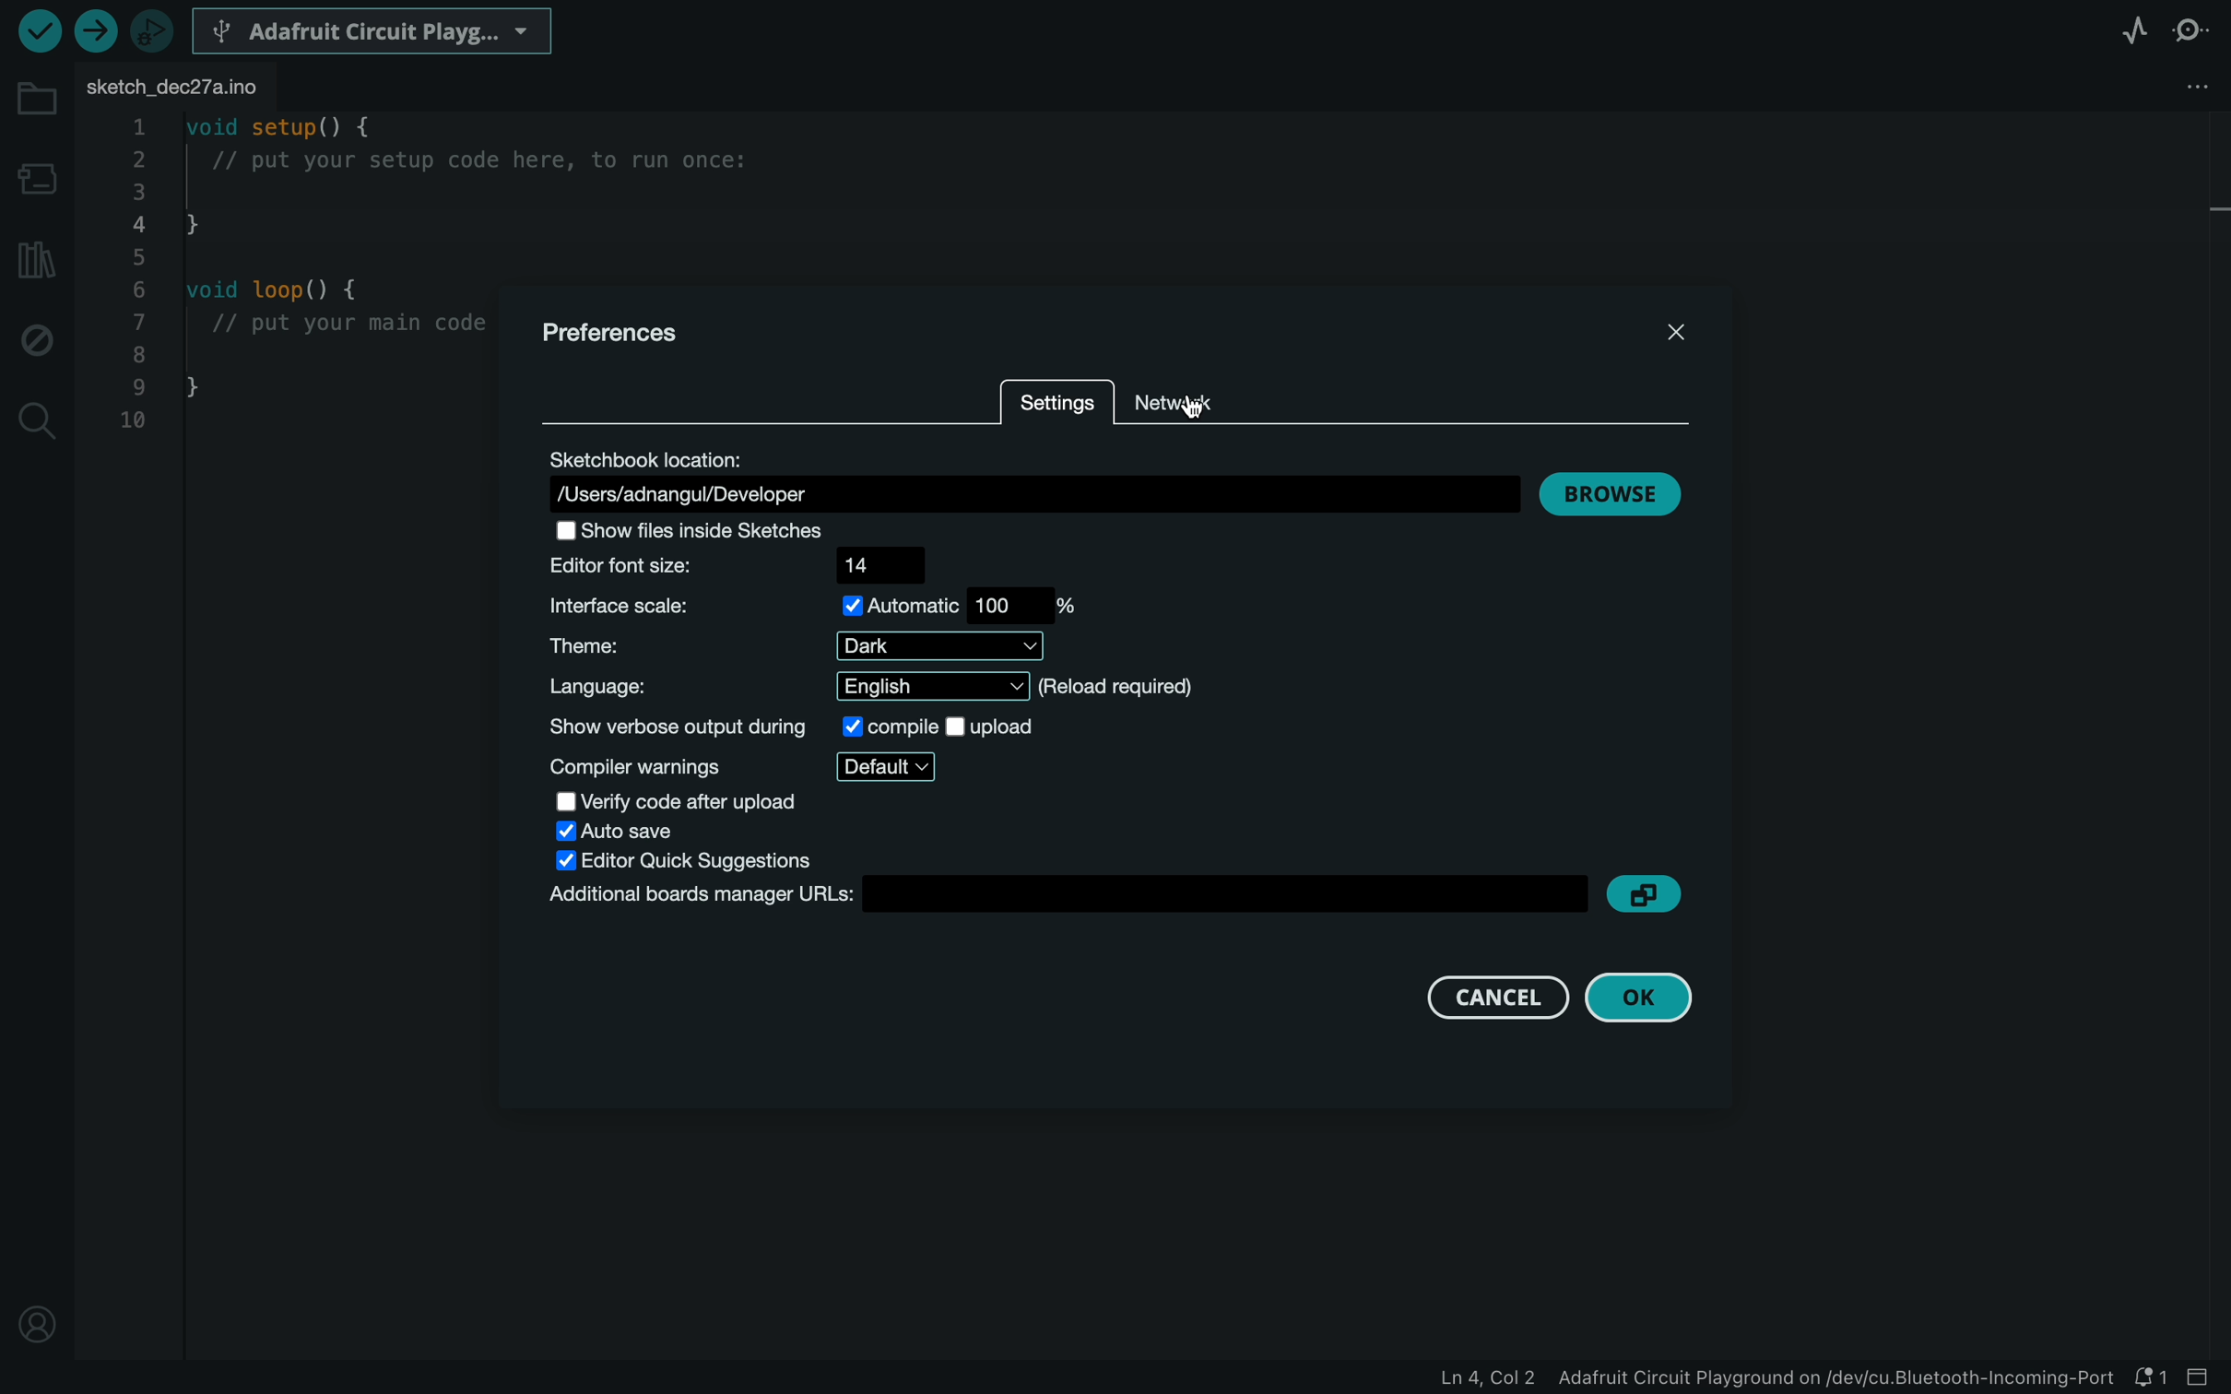 This screenshot has width=2231, height=1394. Describe the element at coordinates (2201, 1376) in the screenshot. I see `close slide bar` at that location.